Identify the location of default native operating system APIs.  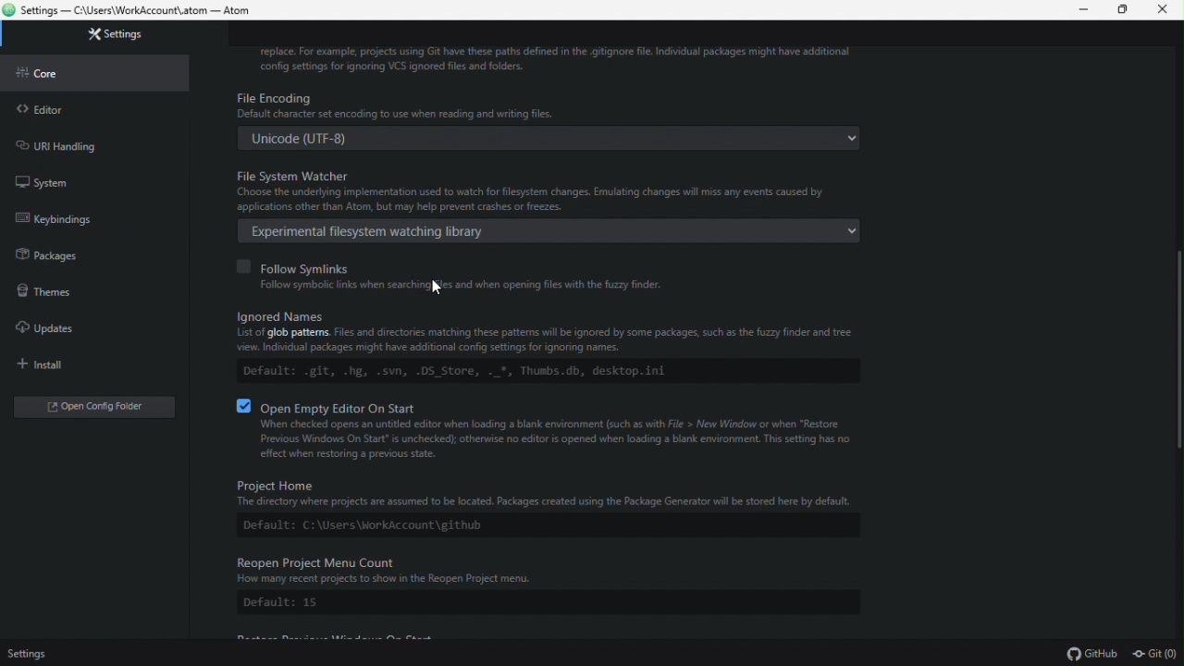
(117, 228).